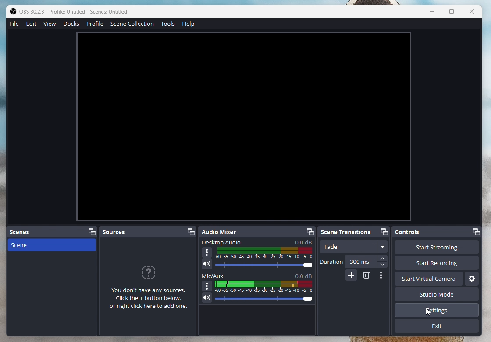 The height and width of the screenshot is (342, 491). Describe the element at coordinates (244, 127) in the screenshot. I see `Image` at that location.